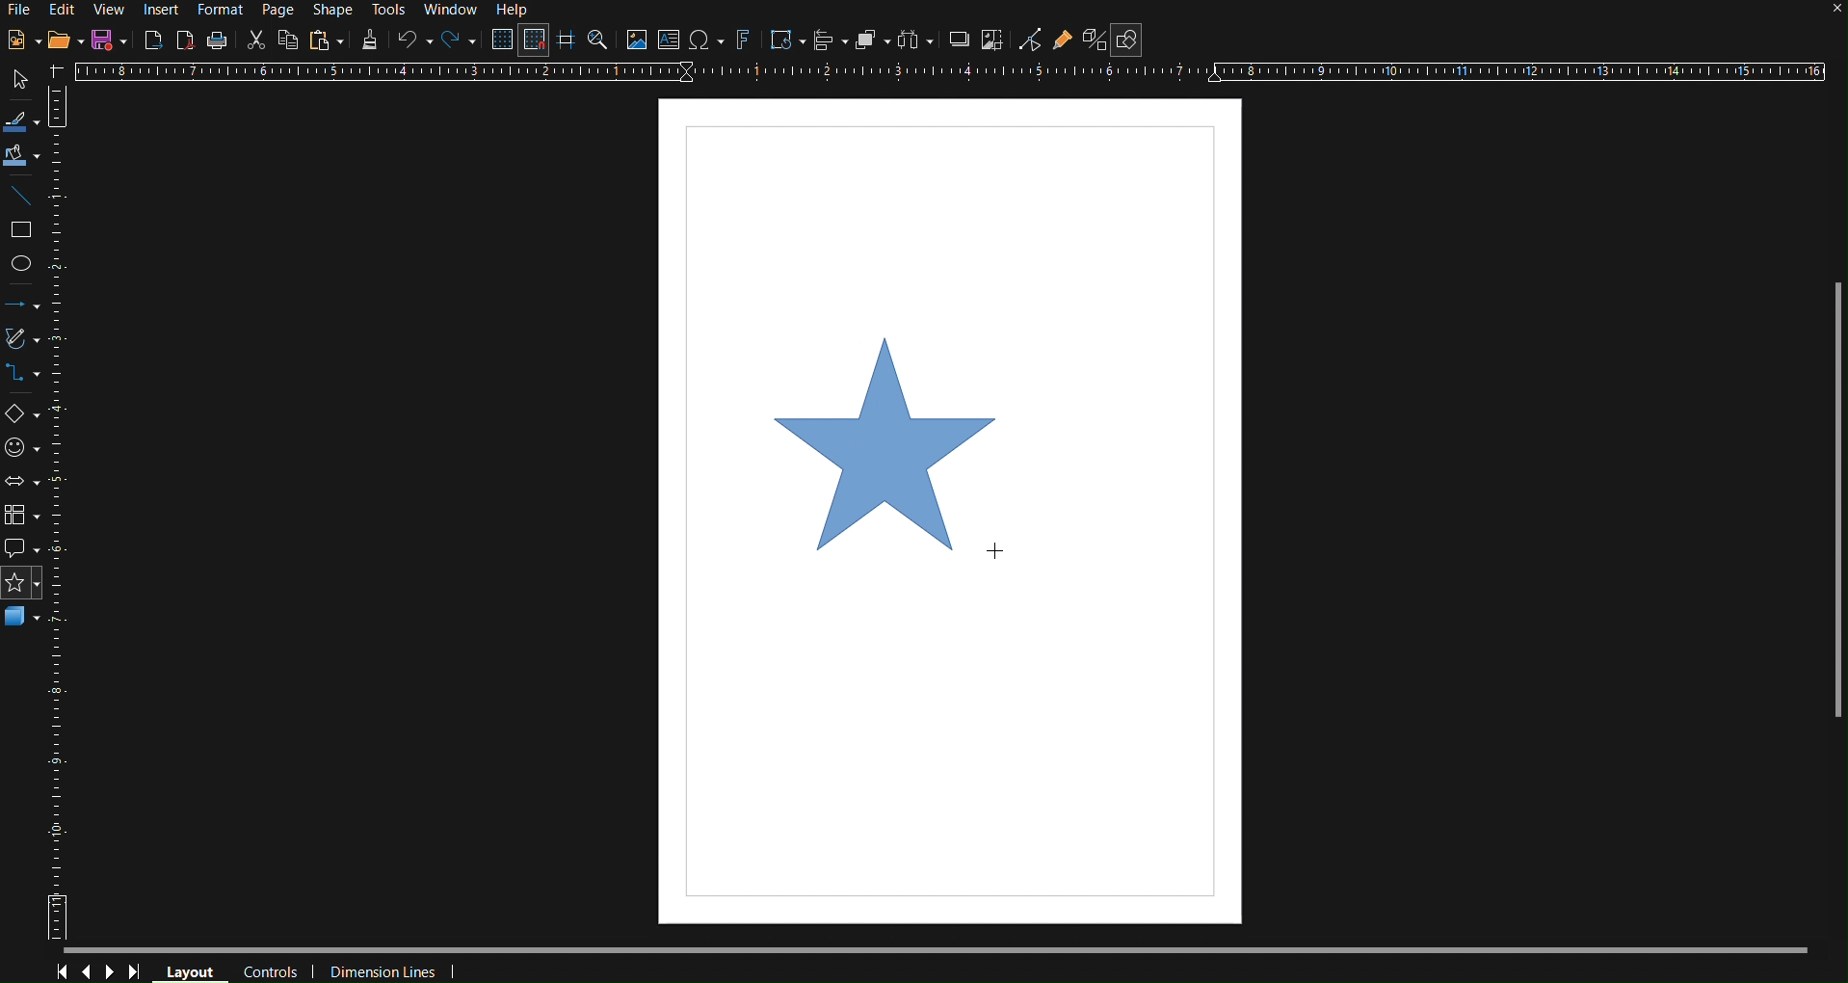 This screenshot has height=983, width=1848. Describe the element at coordinates (744, 41) in the screenshot. I see `Fontwork` at that location.